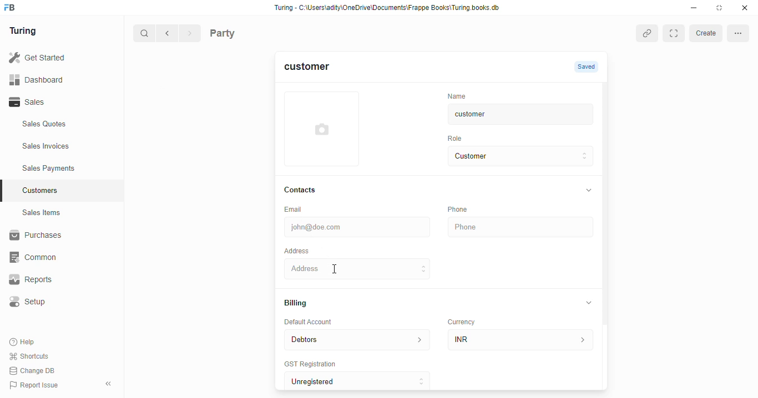 The width and height of the screenshot is (758, 398). Describe the element at coordinates (68, 189) in the screenshot. I see `Customers` at that location.